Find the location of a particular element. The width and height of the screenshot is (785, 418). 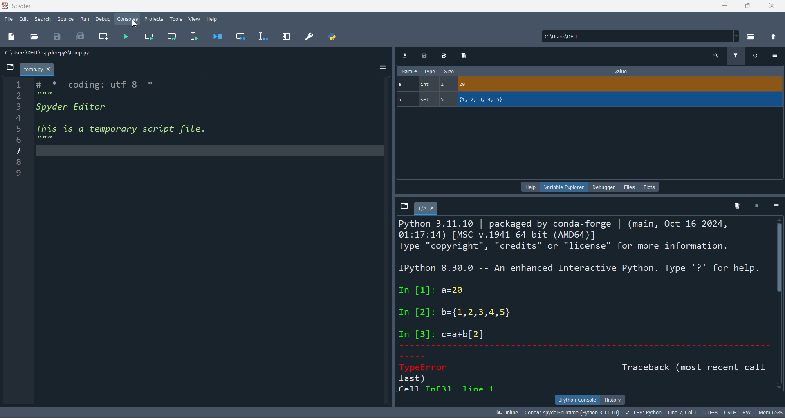

c:\users\dell is located at coordinates (640, 35).